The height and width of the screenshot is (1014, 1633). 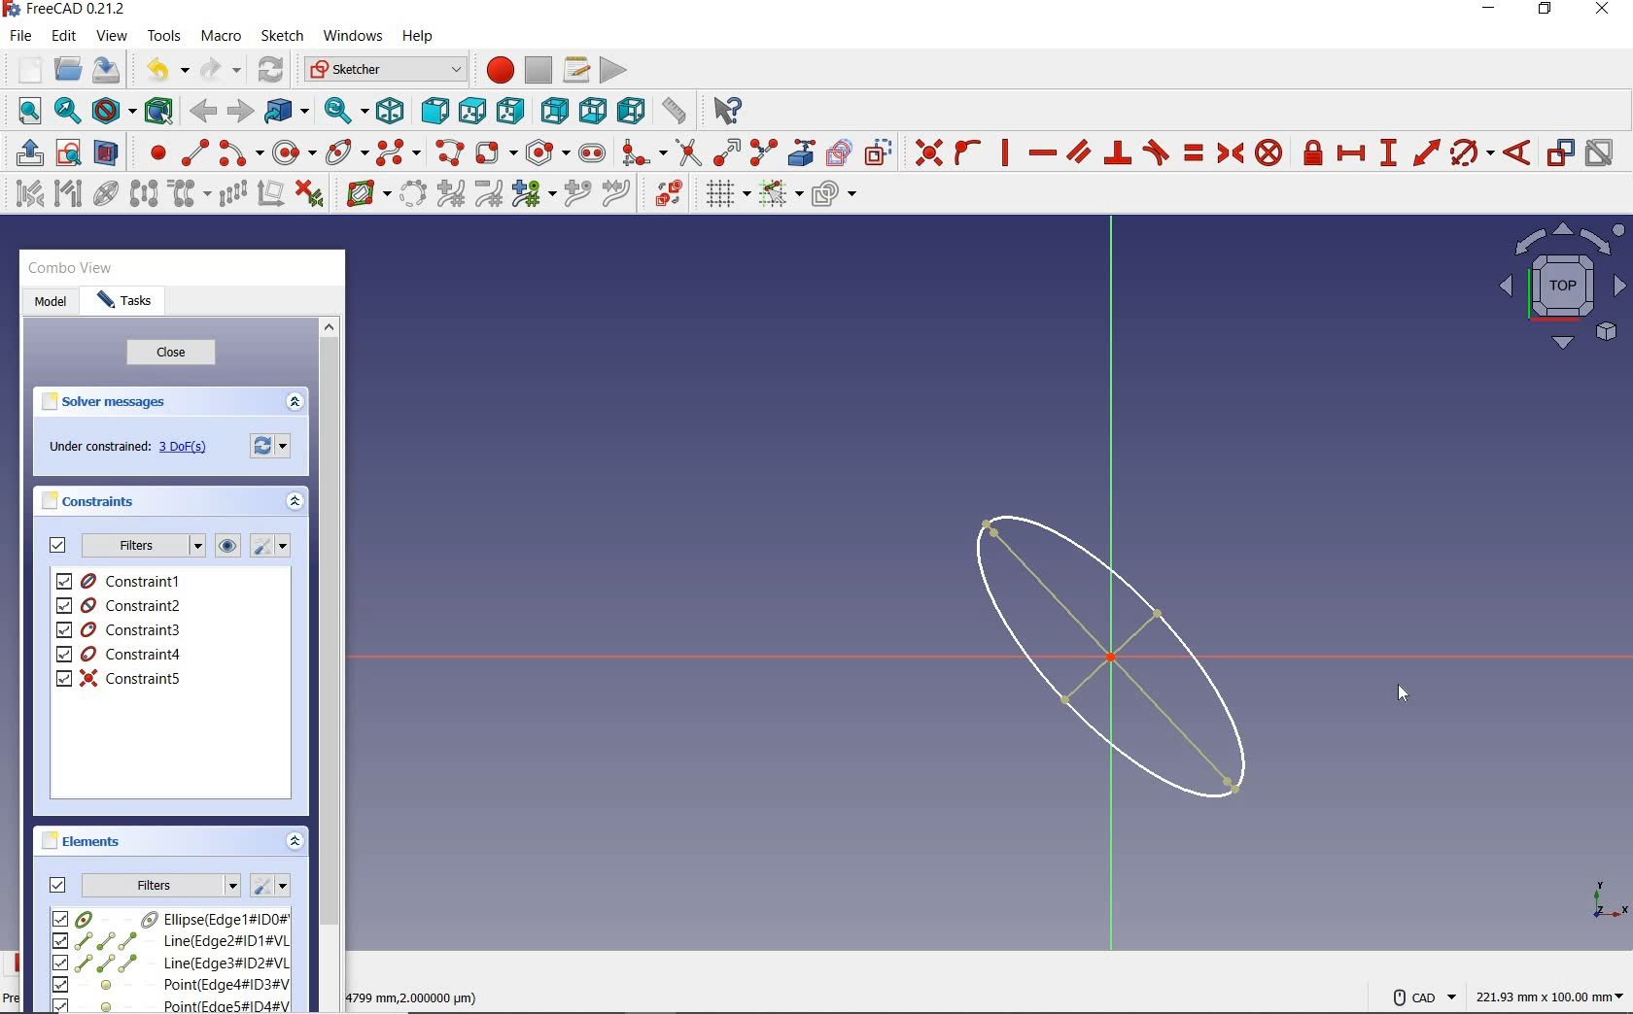 What do you see at coordinates (351, 38) in the screenshot?
I see `windows` at bounding box center [351, 38].